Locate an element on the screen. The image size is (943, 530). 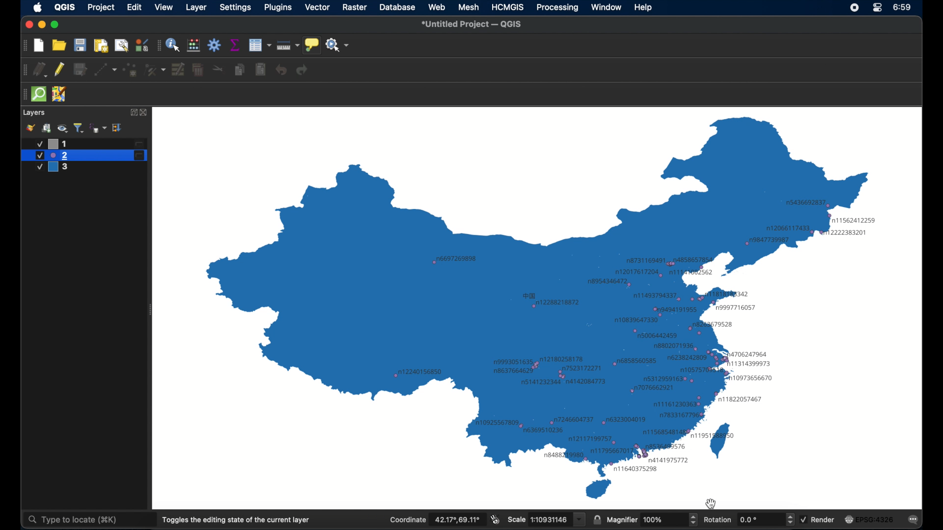
rotation is located at coordinates (749, 519).